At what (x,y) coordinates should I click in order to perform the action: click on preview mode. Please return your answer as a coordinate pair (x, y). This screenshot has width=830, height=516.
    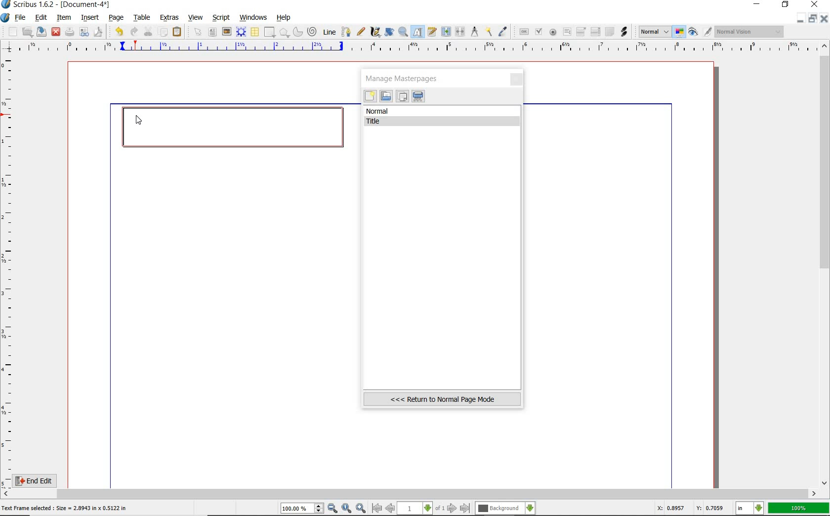
    Looking at the image, I should click on (701, 32).